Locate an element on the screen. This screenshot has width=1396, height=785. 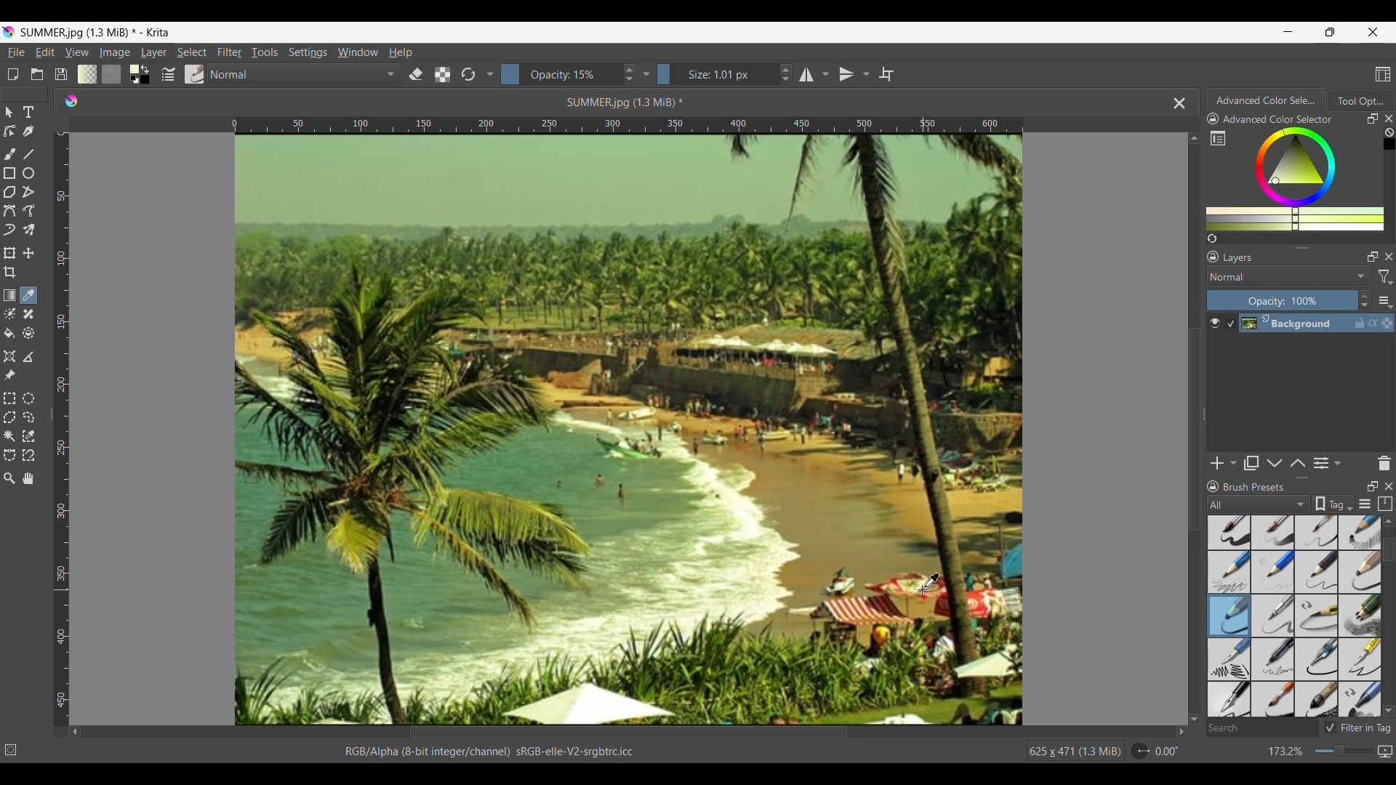
Similar color selection tool is located at coordinates (28, 436).